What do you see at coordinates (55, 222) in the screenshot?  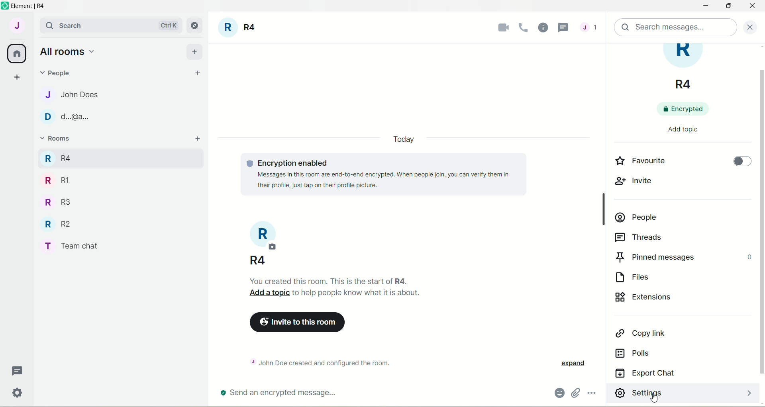 I see `R R2` at bounding box center [55, 222].